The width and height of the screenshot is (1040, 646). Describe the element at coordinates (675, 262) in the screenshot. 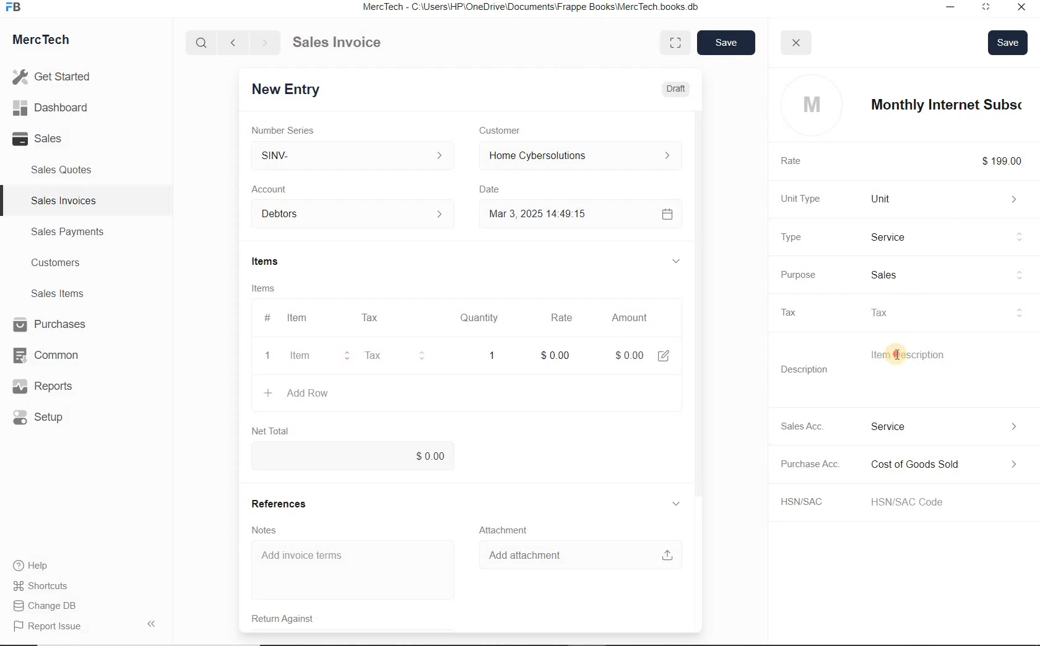

I see `hide sub menu` at that location.